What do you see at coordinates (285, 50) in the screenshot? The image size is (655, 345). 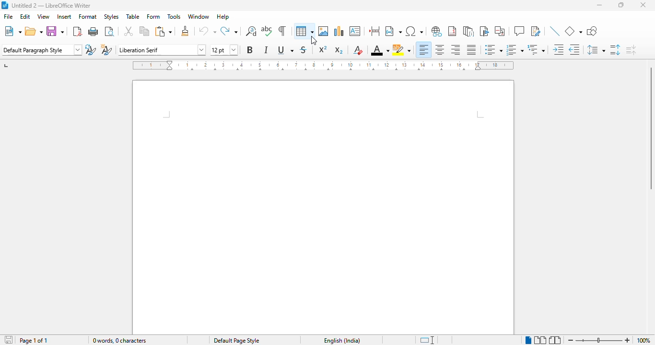 I see `underline` at bounding box center [285, 50].